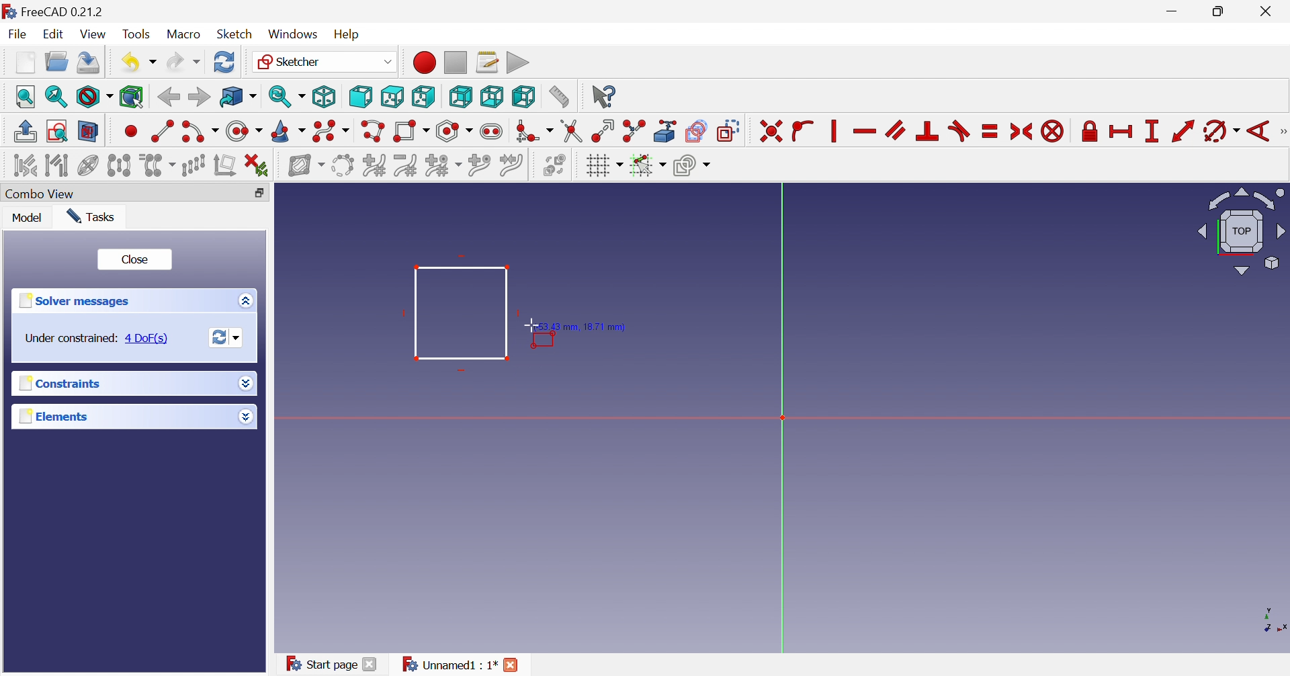  Describe the element at coordinates (323, 97) in the screenshot. I see `Isometric` at that location.